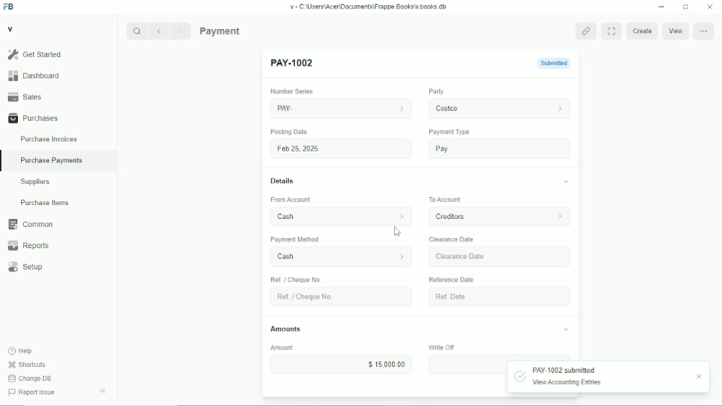  What do you see at coordinates (290, 200) in the screenshot?
I see `‘From Account` at bounding box center [290, 200].